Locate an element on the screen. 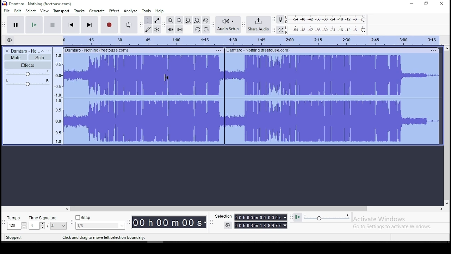 Image resolution: width=451 pixels, height=254 pixels. file is located at coordinates (6, 10).